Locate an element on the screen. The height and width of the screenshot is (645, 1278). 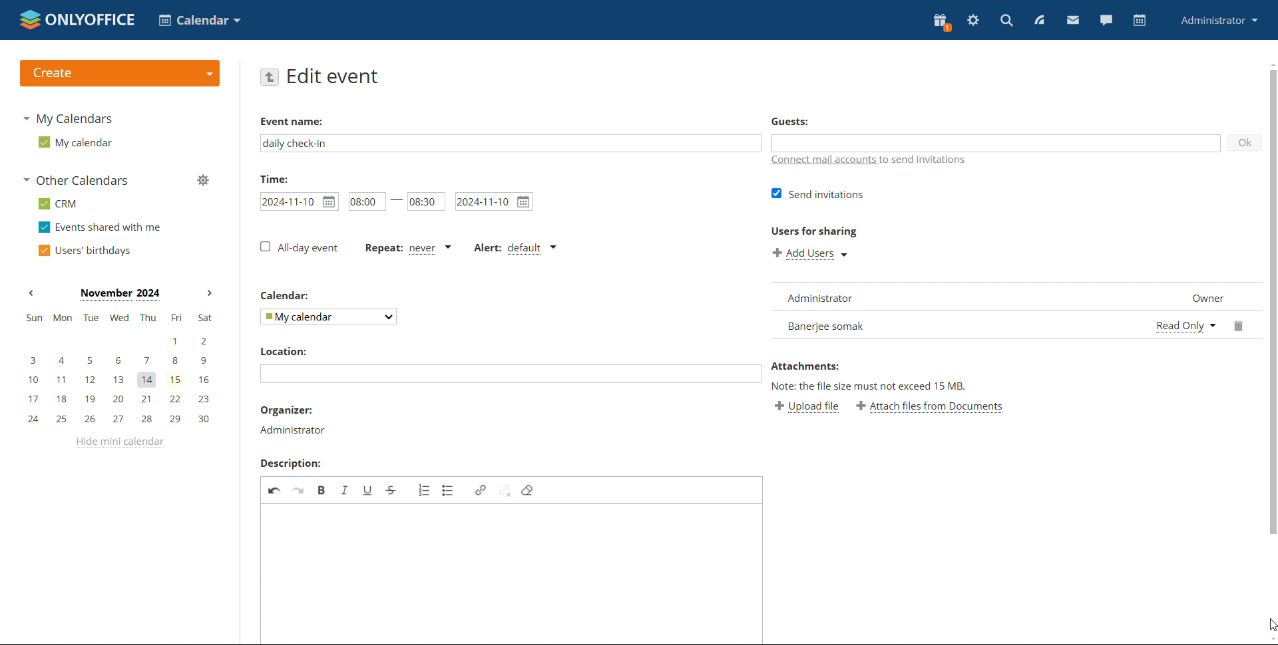
next month is located at coordinates (208, 294).